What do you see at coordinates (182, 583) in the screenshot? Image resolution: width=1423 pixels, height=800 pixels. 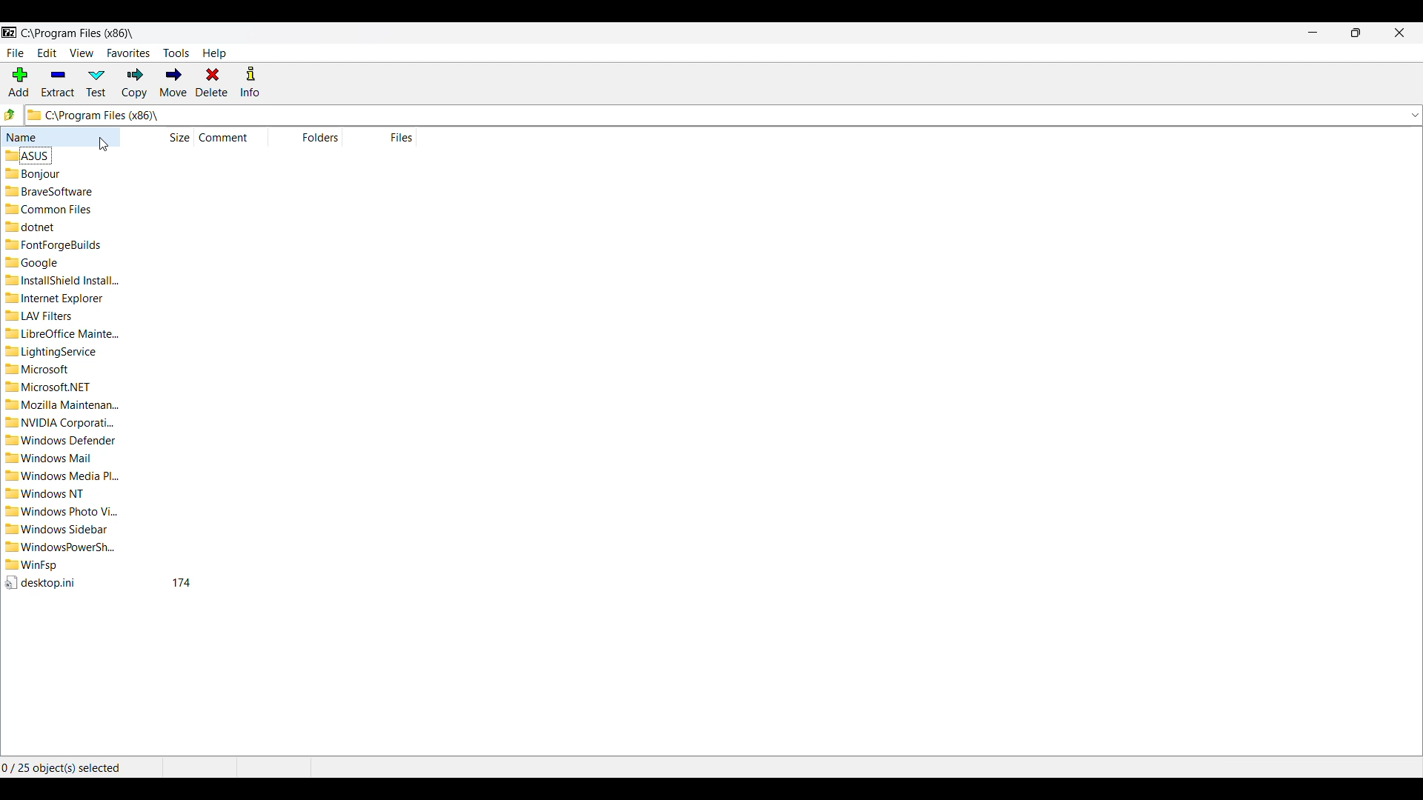 I see `1` at bounding box center [182, 583].